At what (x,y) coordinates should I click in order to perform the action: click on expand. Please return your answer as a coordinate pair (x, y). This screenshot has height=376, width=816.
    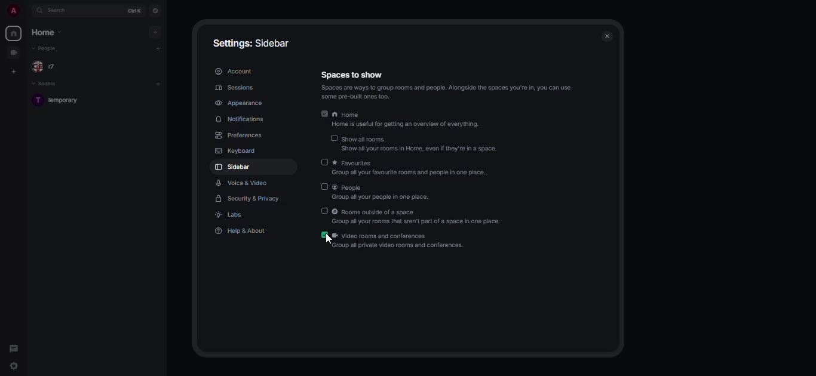
    Looking at the image, I should click on (27, 10).